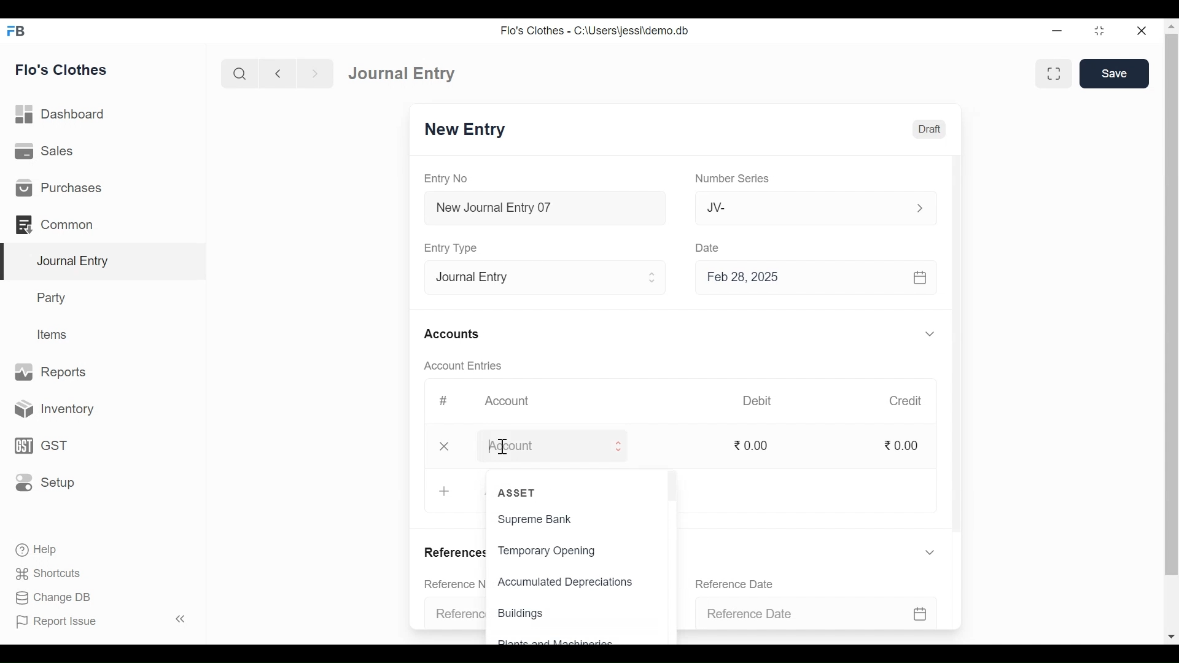 Image resolution: width=1179 pixels, height=663 pixels. I want to click on Navigate Forward, so click(313, 75).